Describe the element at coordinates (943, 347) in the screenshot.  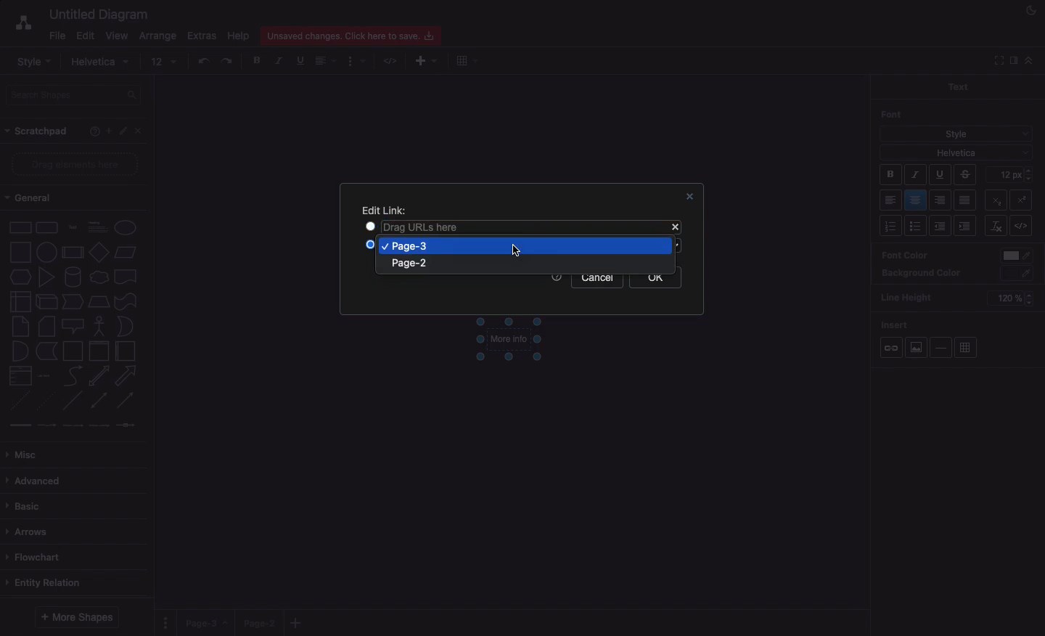
I see `Horizontal` at that location.